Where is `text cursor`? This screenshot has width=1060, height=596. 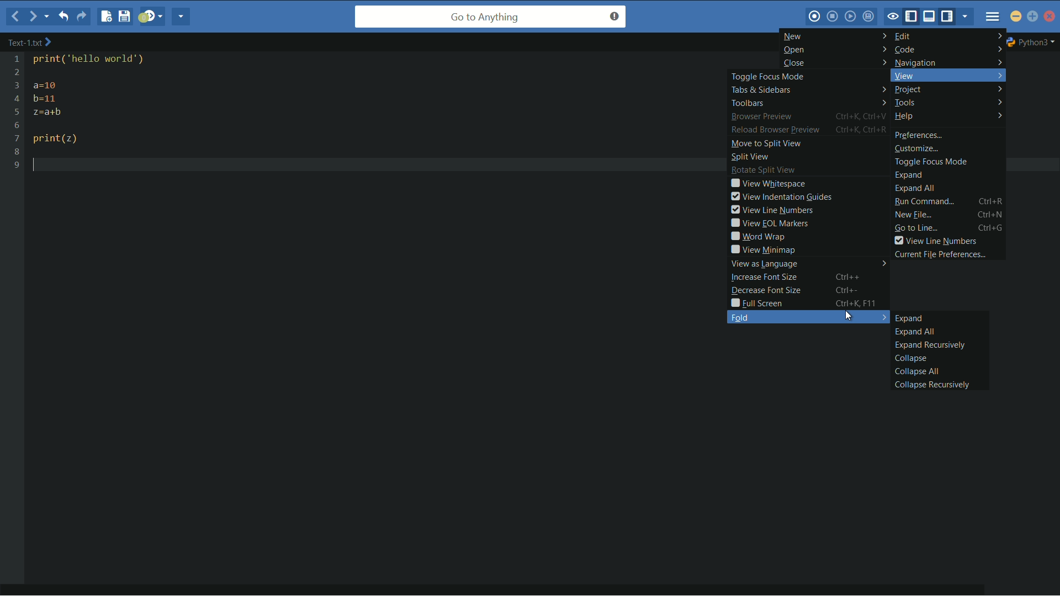
text cursor is located at coordinates (41, 164).